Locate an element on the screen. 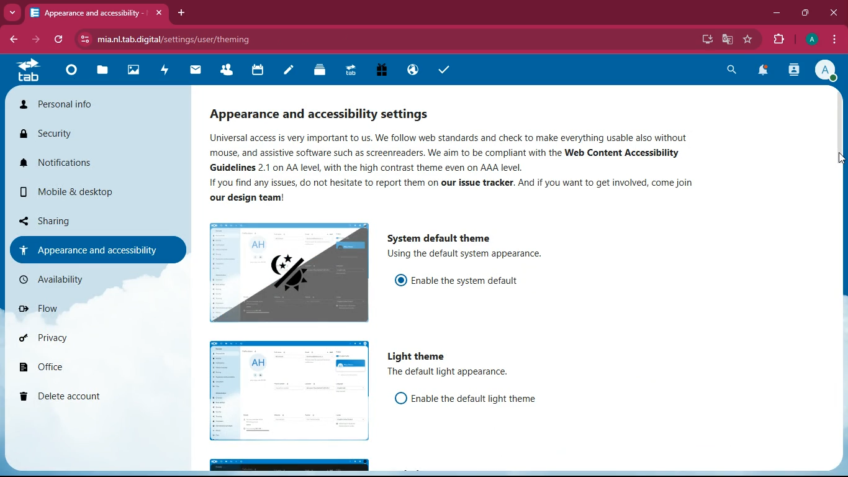  friends is located at coordinates (230, 70).